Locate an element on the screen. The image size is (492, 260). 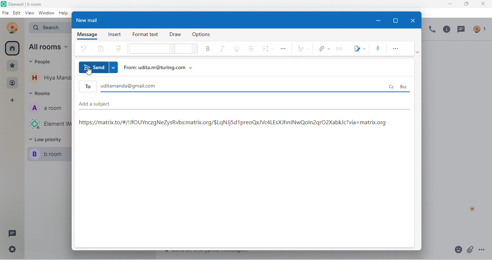
link is located at coordinates (341, 49).